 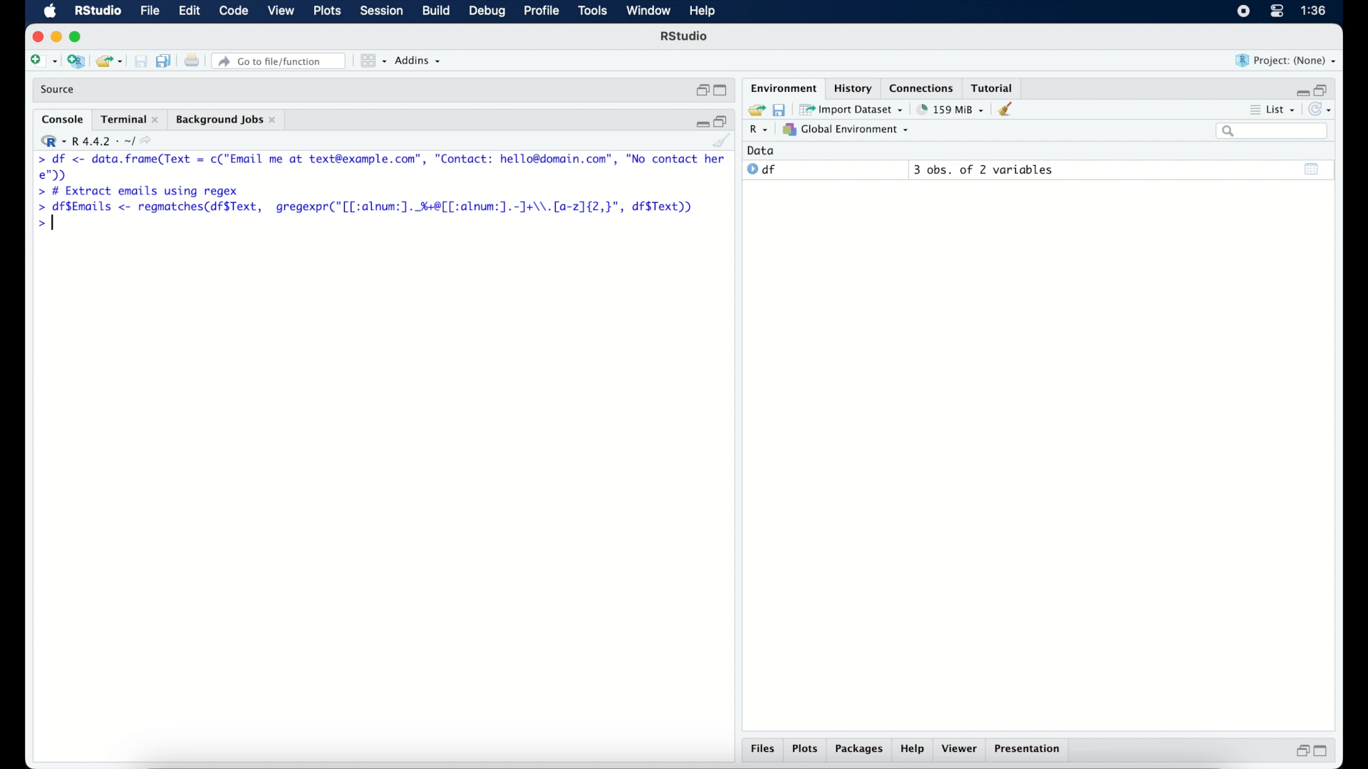 I want to click on R, so click(x=757, y=130).